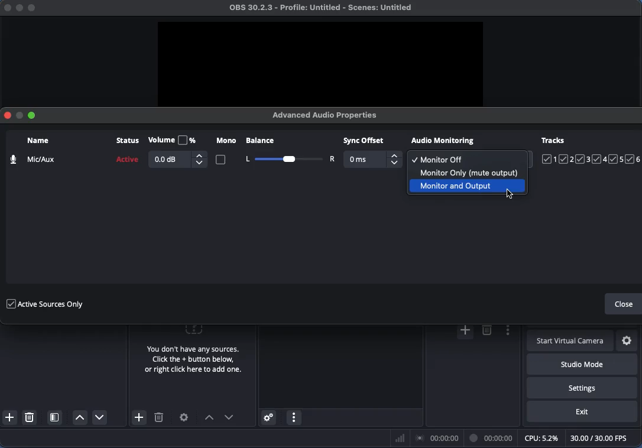 This screenshot has width=642, height=448. Describe the element at coordinates (582, 387) in the screenshot. I see `Settings` at that location.